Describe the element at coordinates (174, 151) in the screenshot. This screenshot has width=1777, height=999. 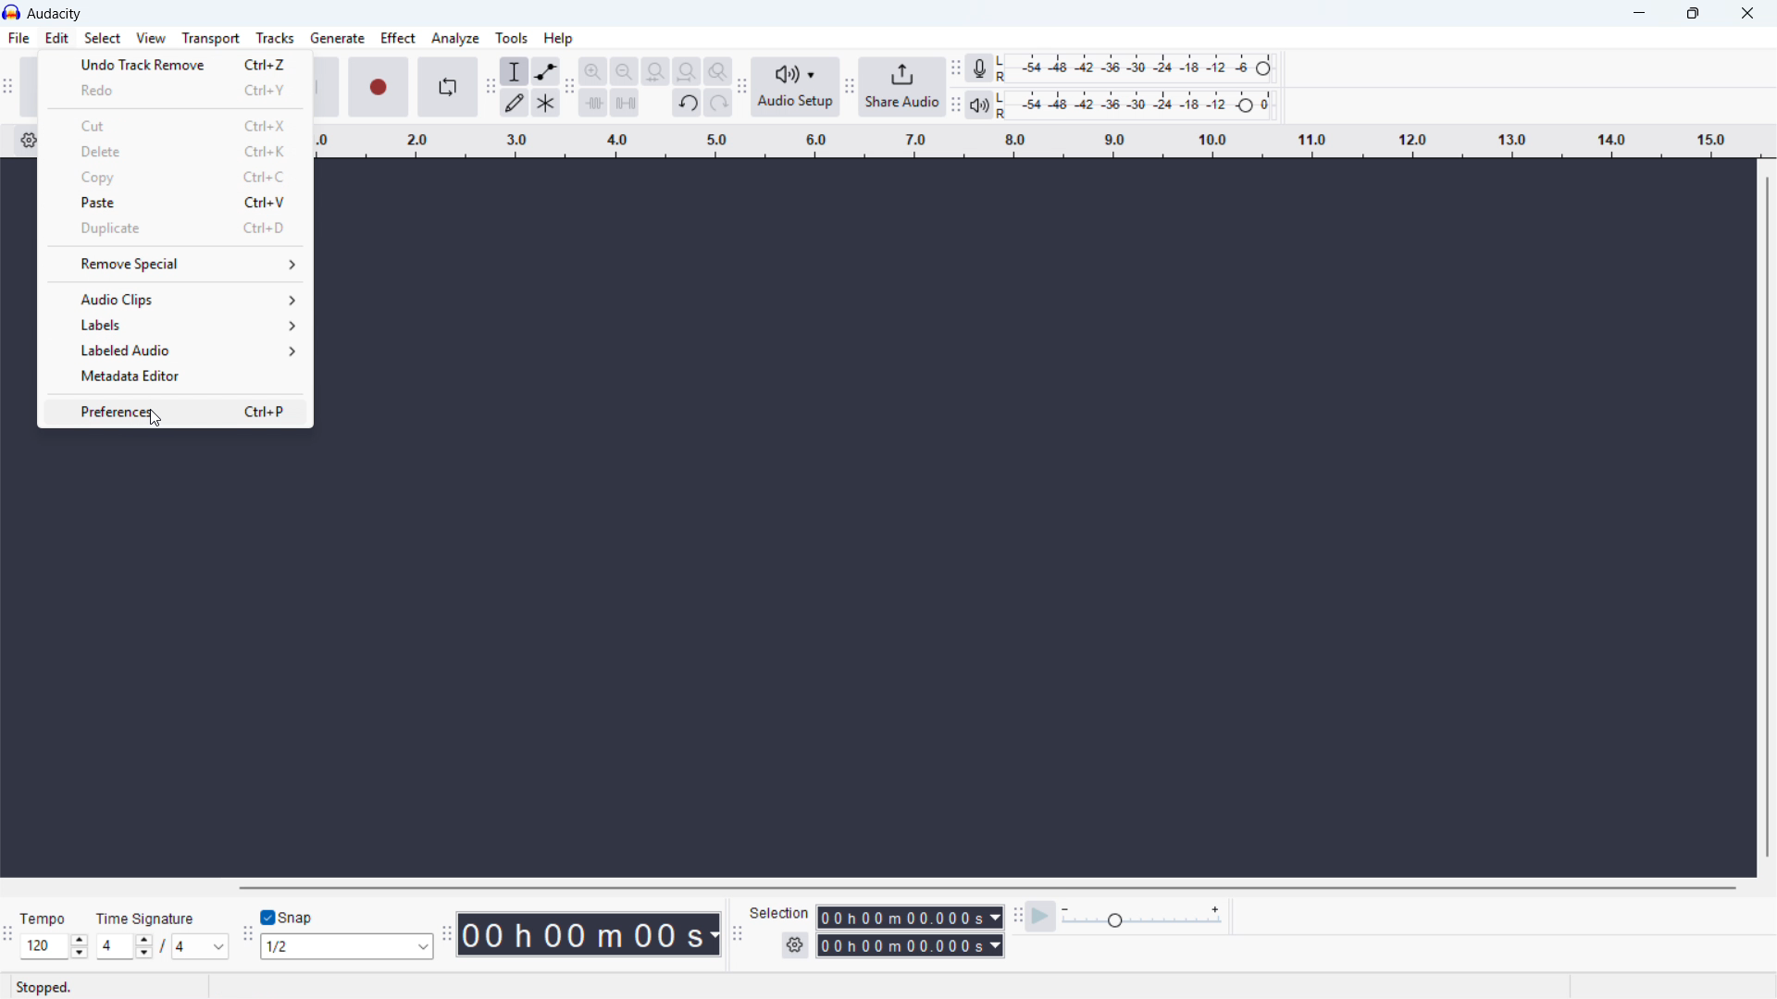
I see `delete` at that location.